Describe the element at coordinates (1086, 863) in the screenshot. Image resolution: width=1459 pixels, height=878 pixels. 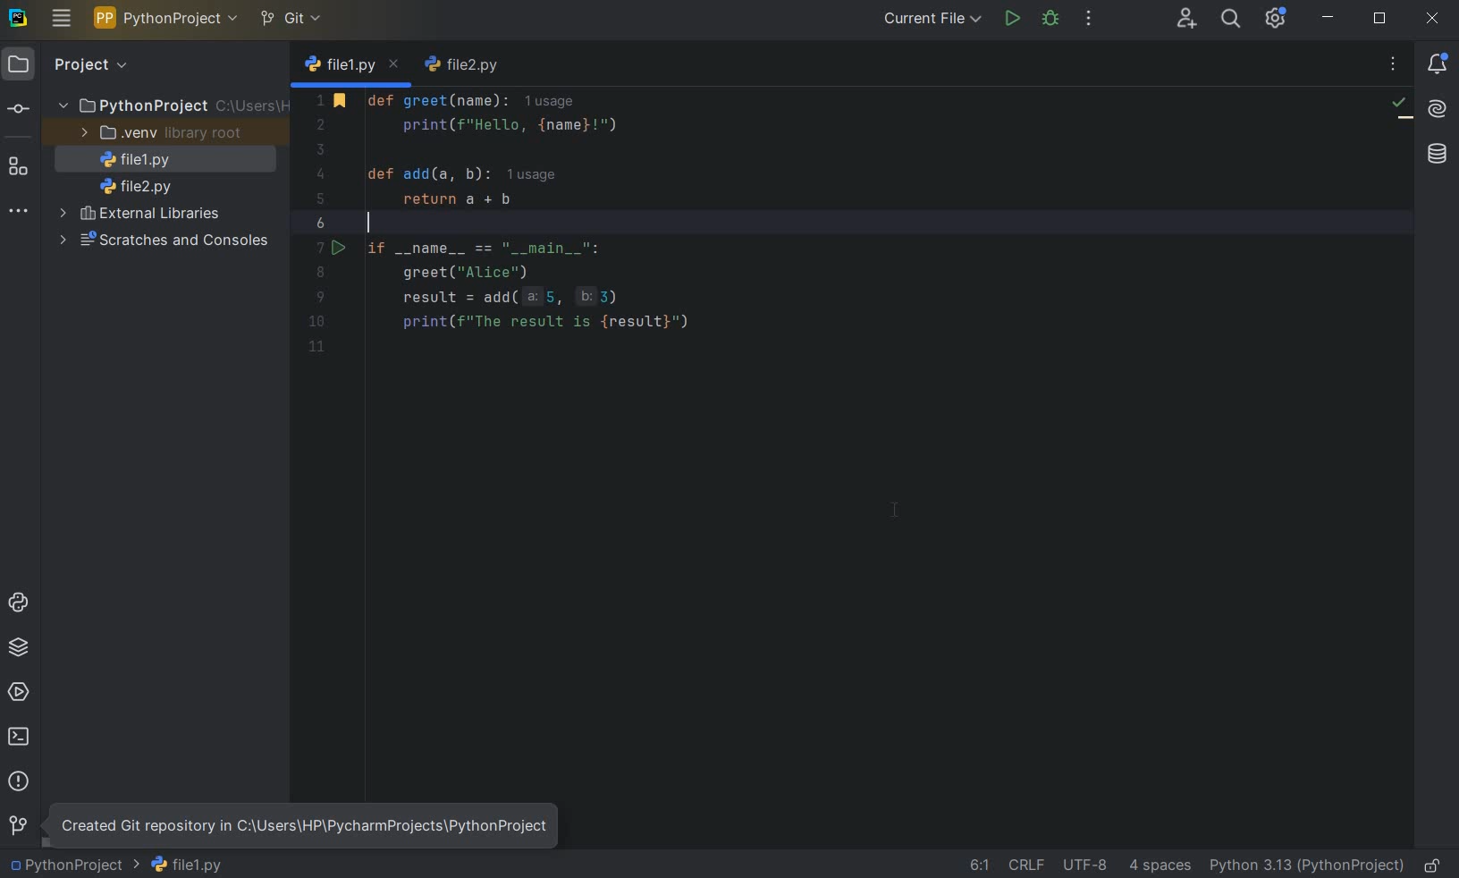
I see `file encoding` at that location.